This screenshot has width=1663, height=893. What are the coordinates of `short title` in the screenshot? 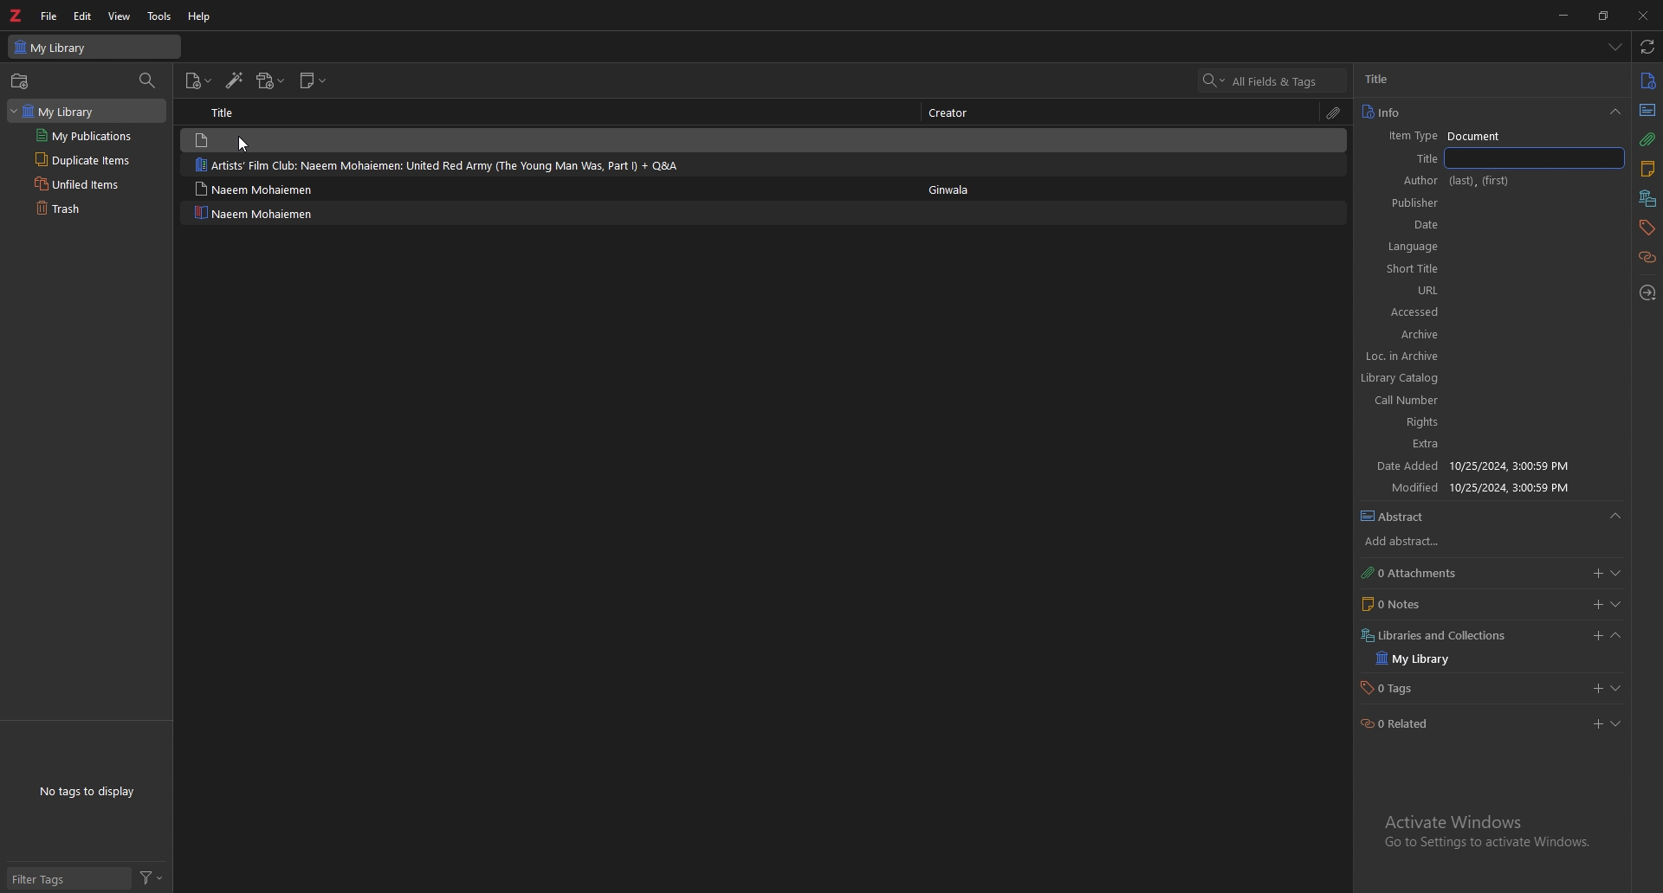 It's located at (1408, 444).